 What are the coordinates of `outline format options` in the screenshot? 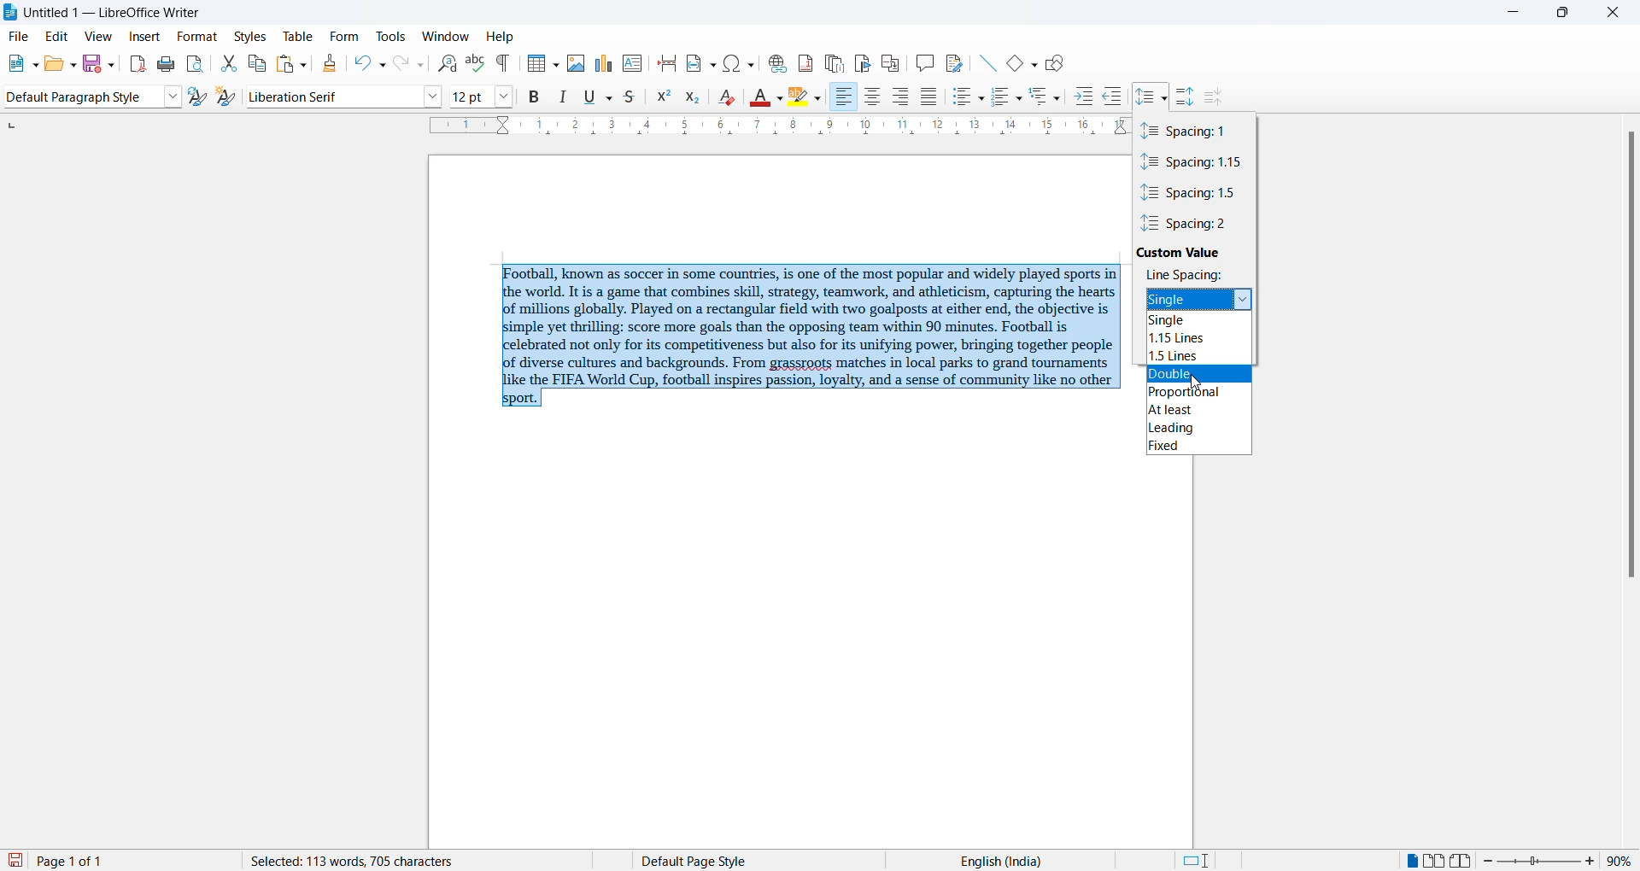 It's located at (1058, 98).